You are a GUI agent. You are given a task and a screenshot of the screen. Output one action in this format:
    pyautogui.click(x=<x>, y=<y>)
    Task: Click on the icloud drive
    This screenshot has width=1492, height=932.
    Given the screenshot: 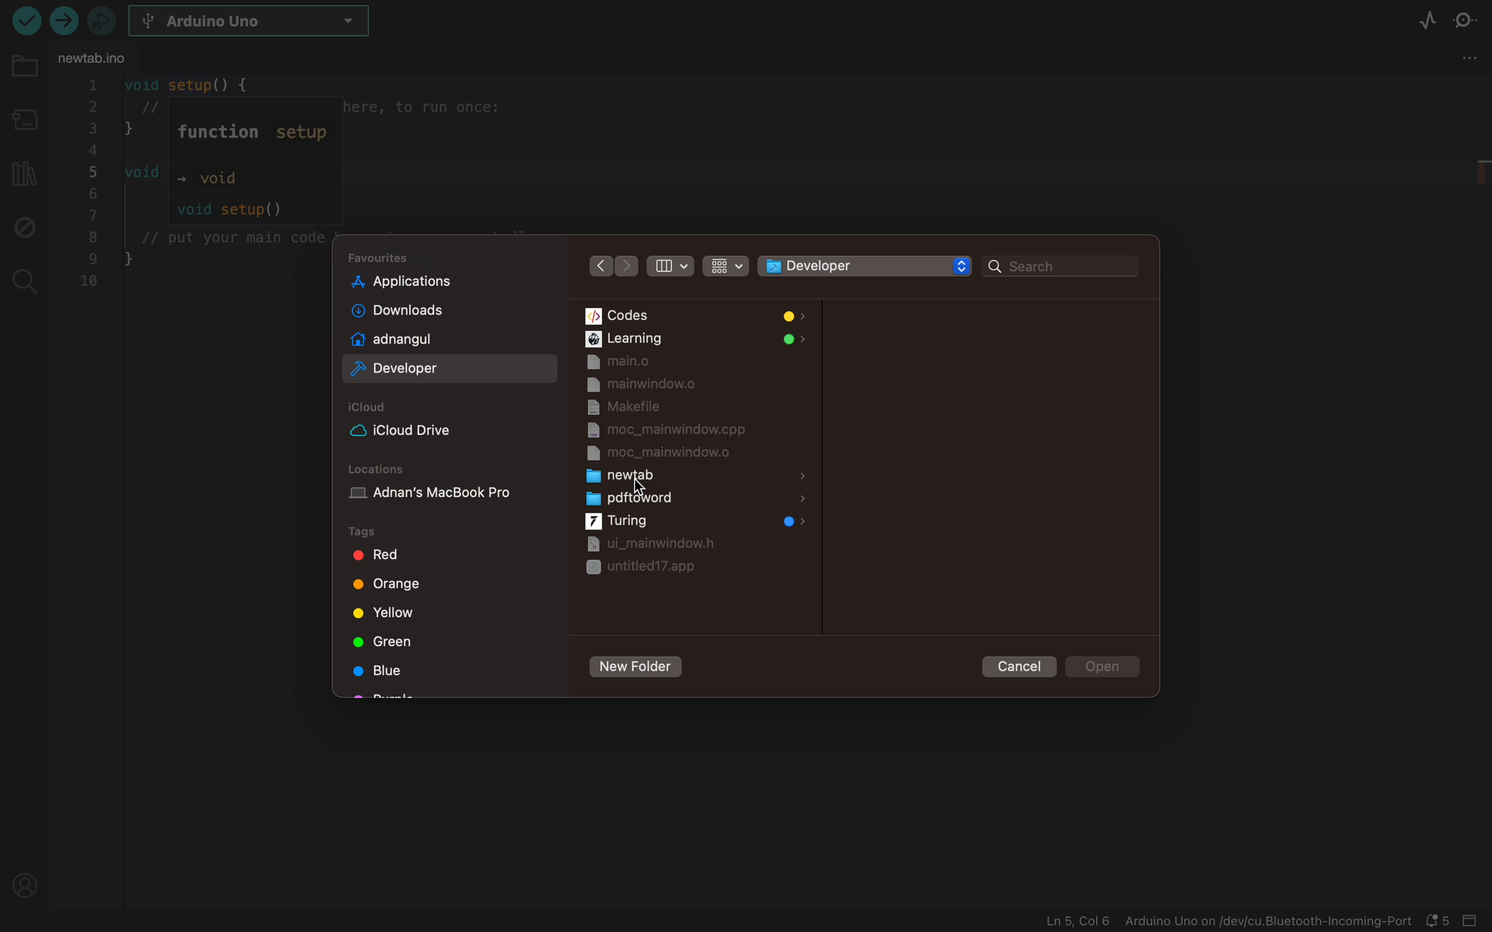 What is the action you would take?
    pyautogui.click(x=424, y=430)
    